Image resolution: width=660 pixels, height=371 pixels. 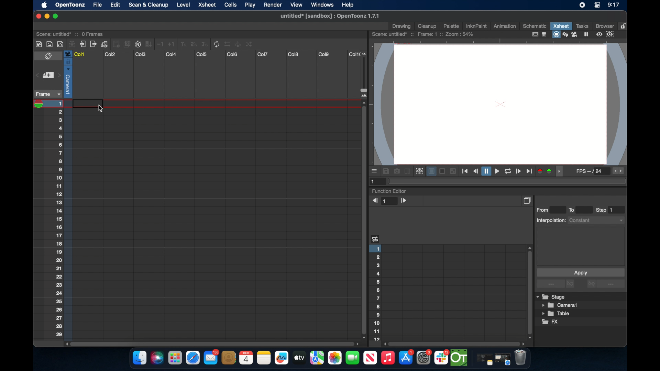 What do you see at coordinates (56, 16) in the screenshot?
I see `maximize` at bounding box center [56, 16].